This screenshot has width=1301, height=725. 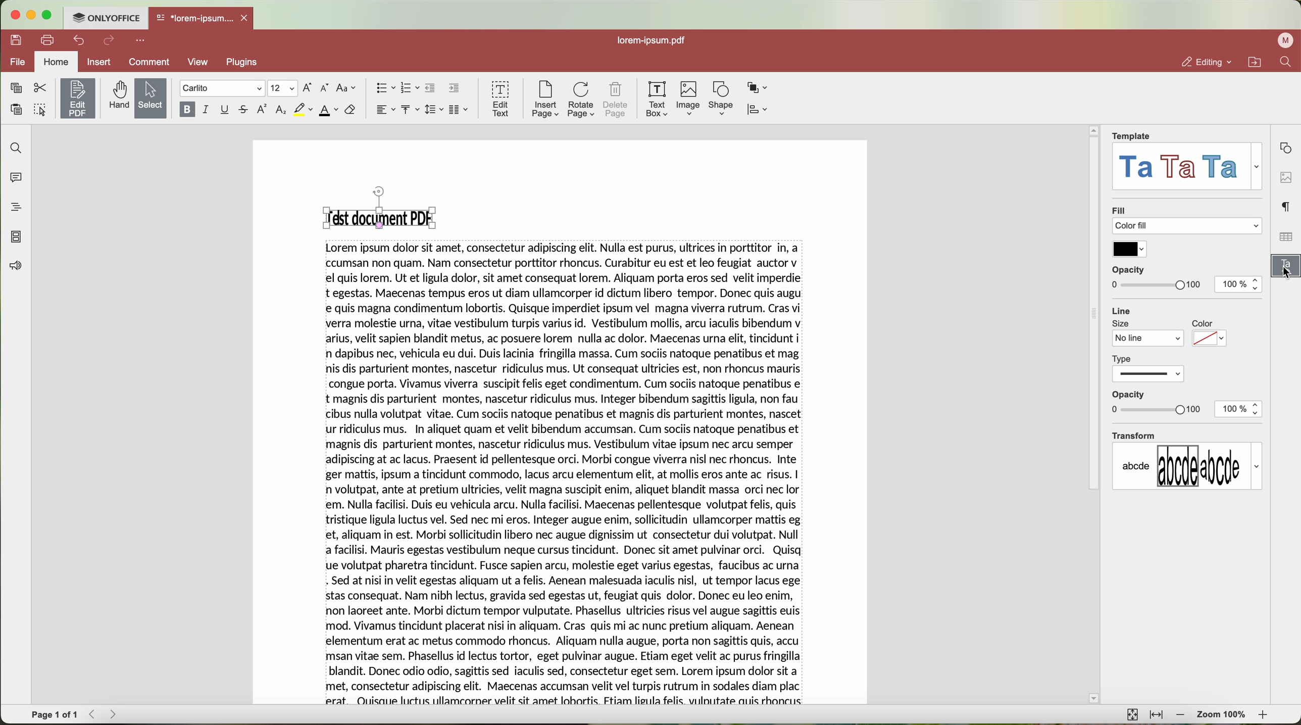 What do you see at coordinates (13, 208) in the screenshot?
I see `headings` at bounding box center [13, 208].